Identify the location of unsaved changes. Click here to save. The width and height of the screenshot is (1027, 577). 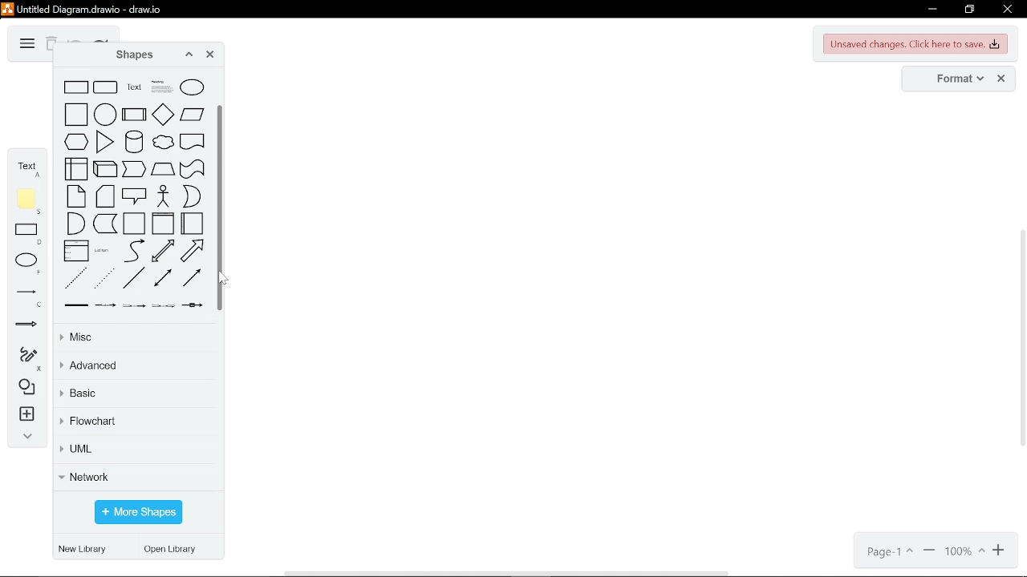
(916, 44).